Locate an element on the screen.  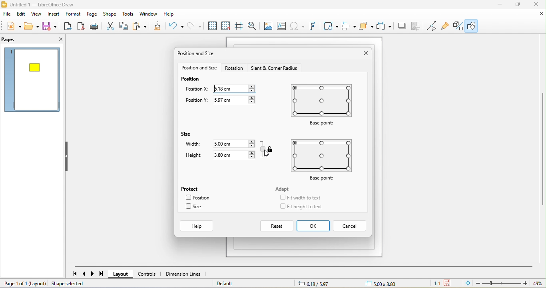
hide is located at coordinates (67, 157).